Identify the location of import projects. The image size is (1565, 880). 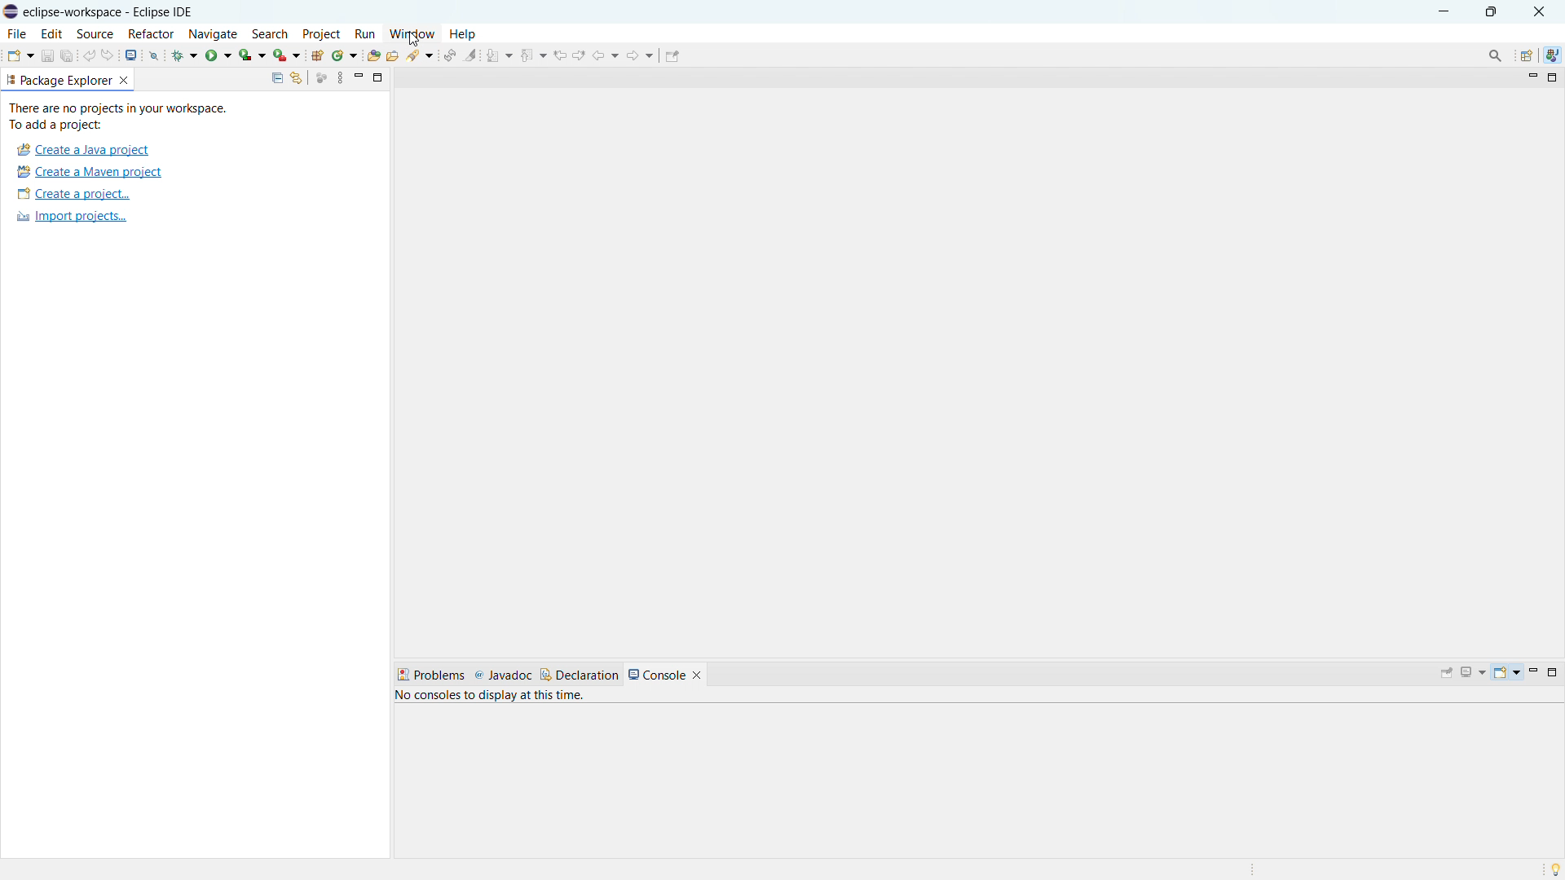
(71, 217).